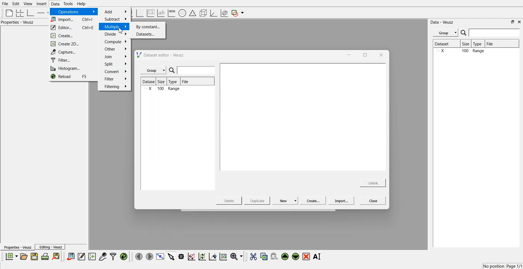 The image size is (523, 269). I want to click on Capture..., so click(74, 52).